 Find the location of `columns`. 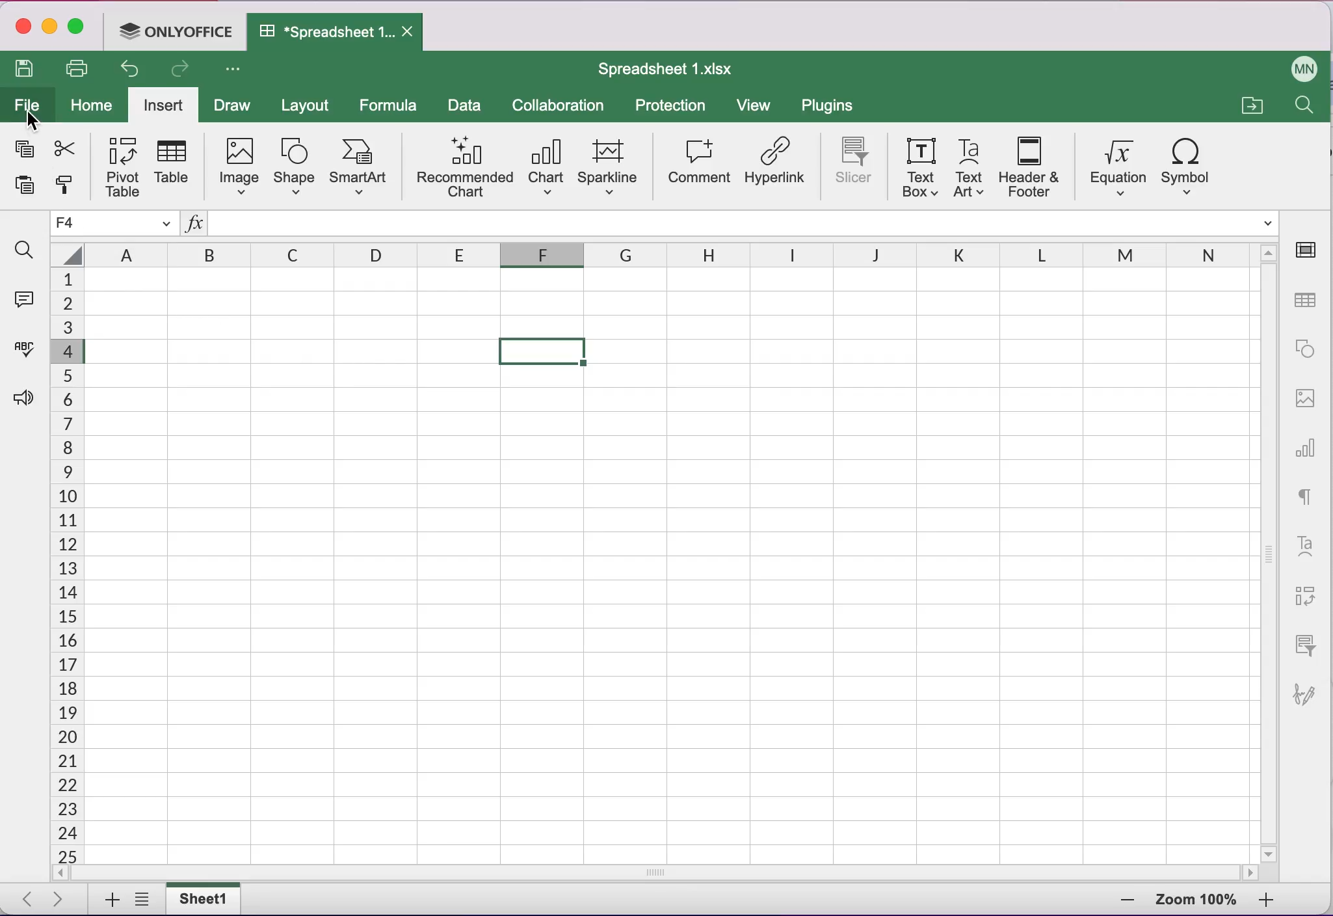

columns is located at coordinates (654, 252).